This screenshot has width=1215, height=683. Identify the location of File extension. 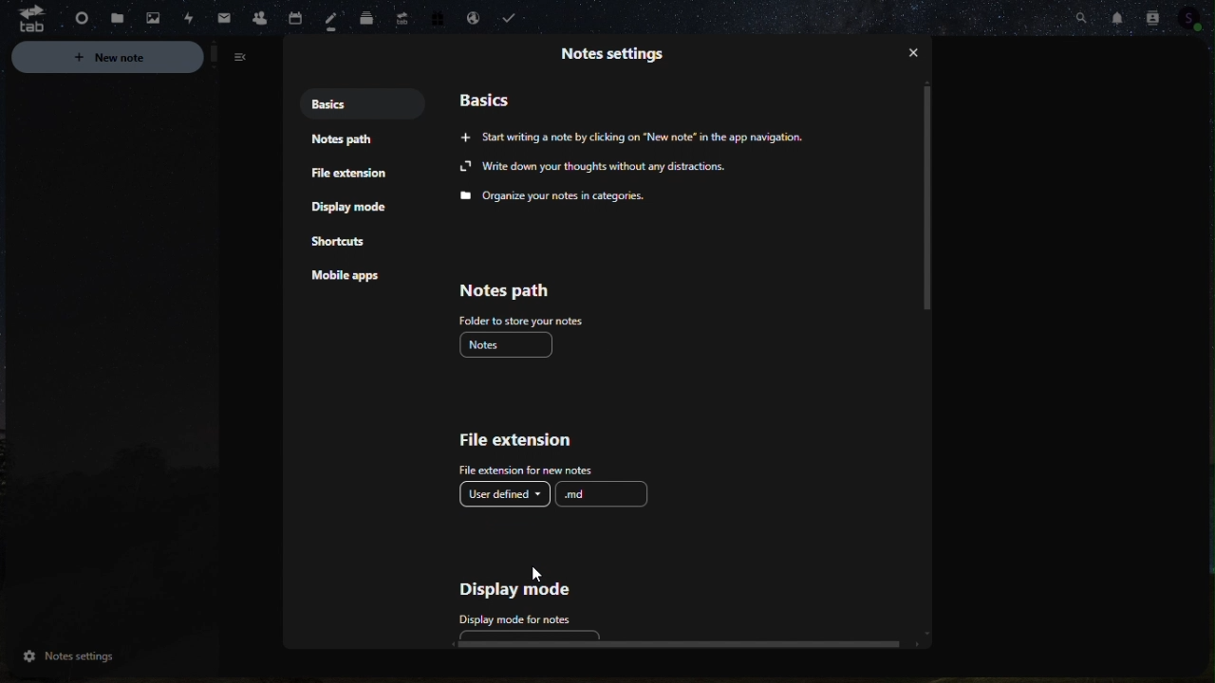
(352, 175).